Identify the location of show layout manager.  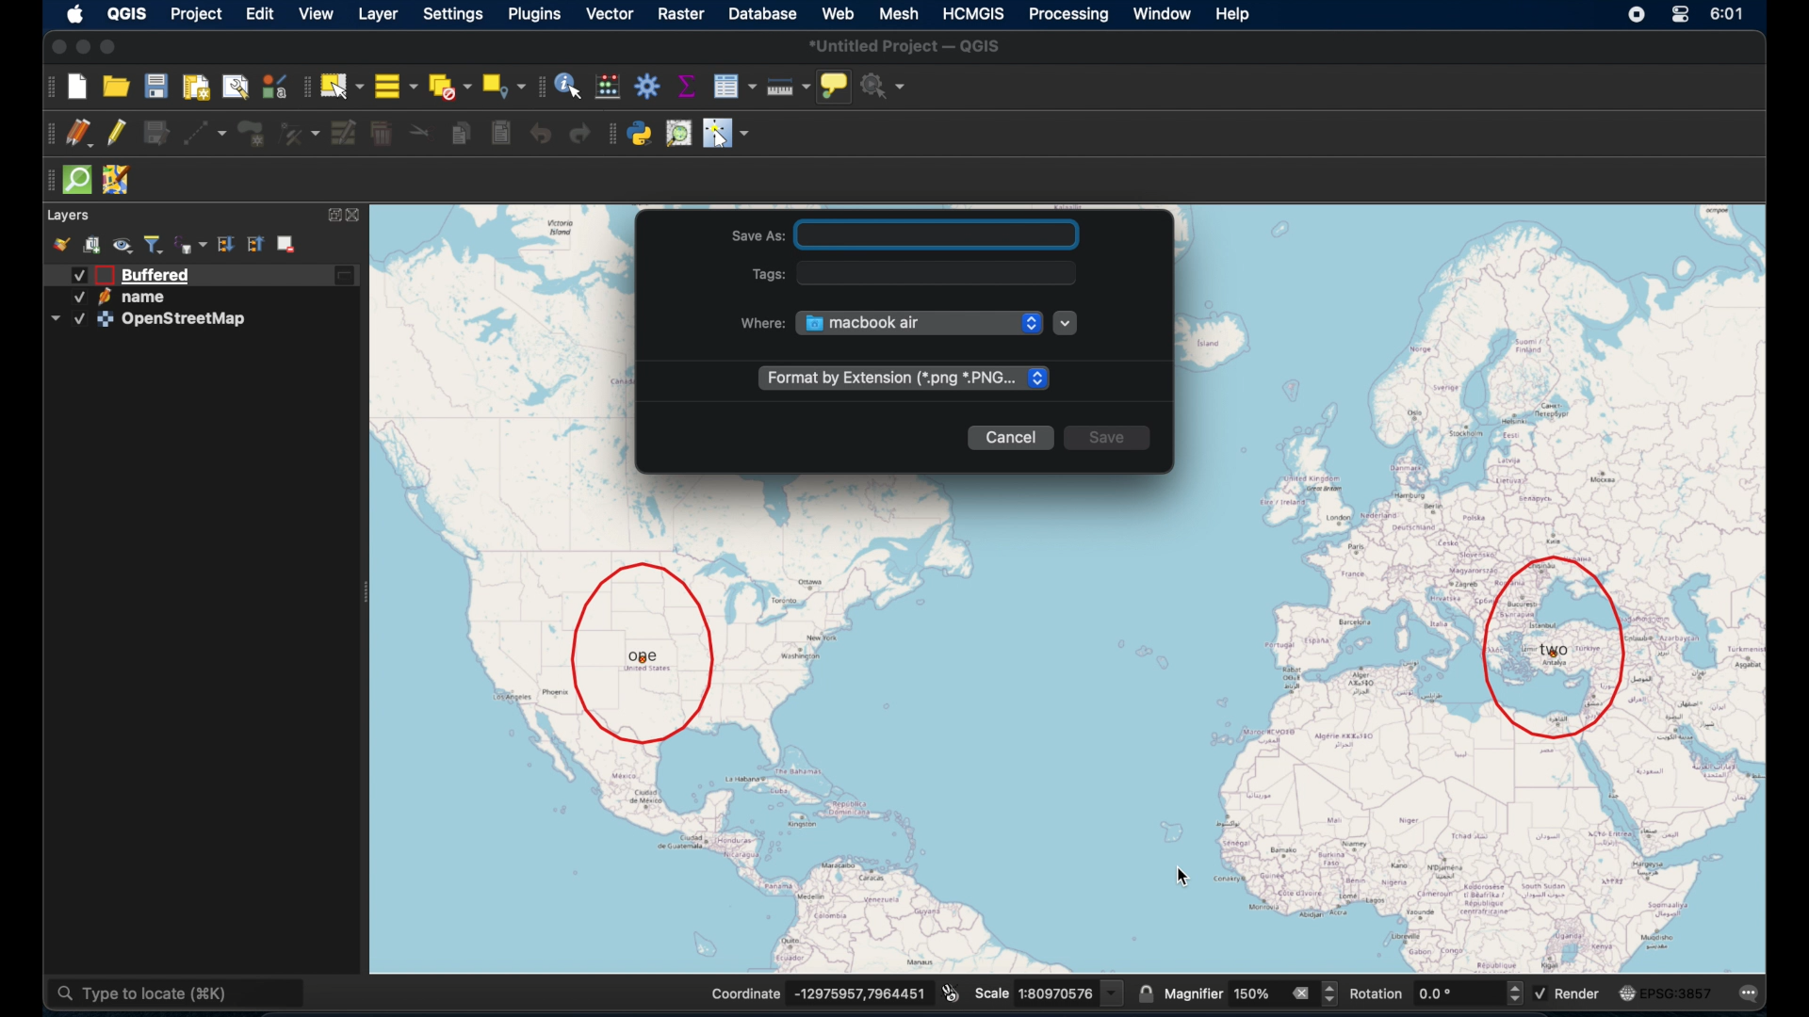
(234, 86).